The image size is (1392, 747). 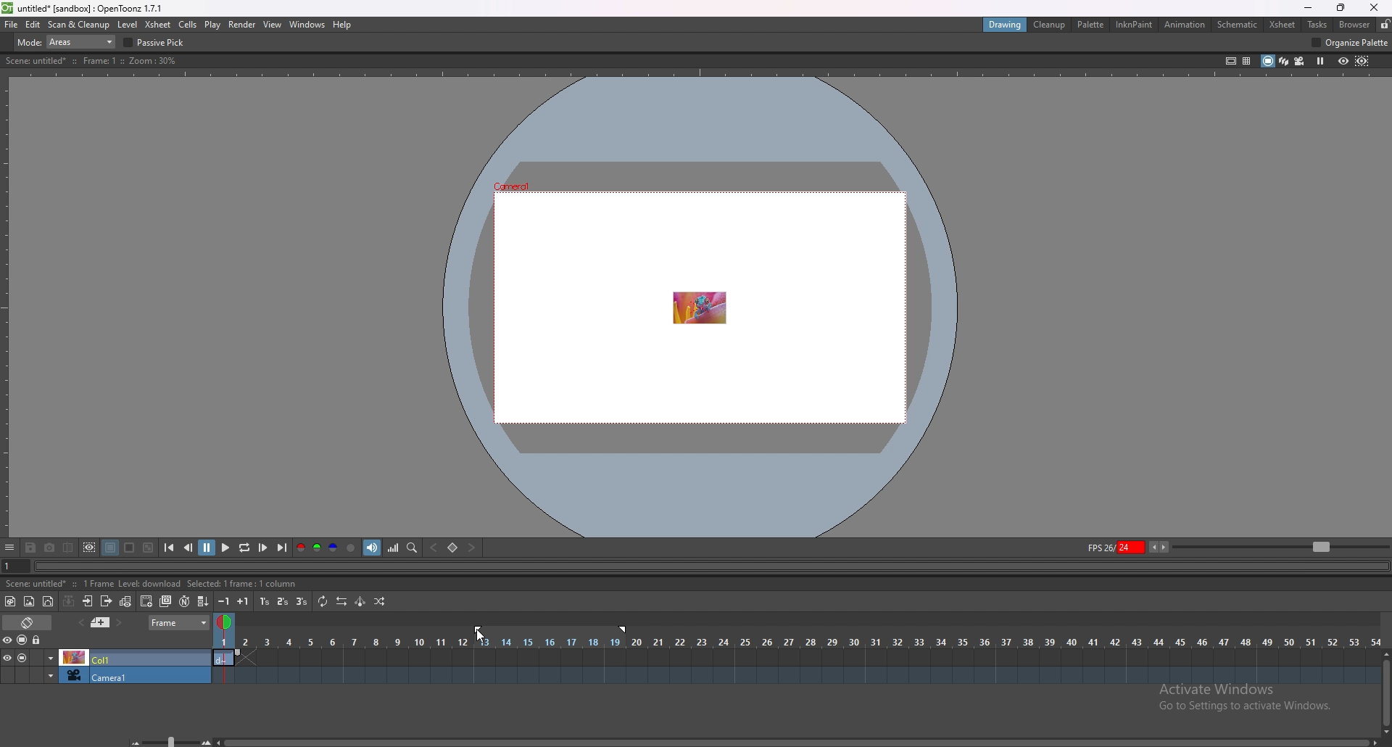 What do you see at coordinates (302, 601) in the screenshot?
I see `reframe on 3s` at bounding box center [302, 601].